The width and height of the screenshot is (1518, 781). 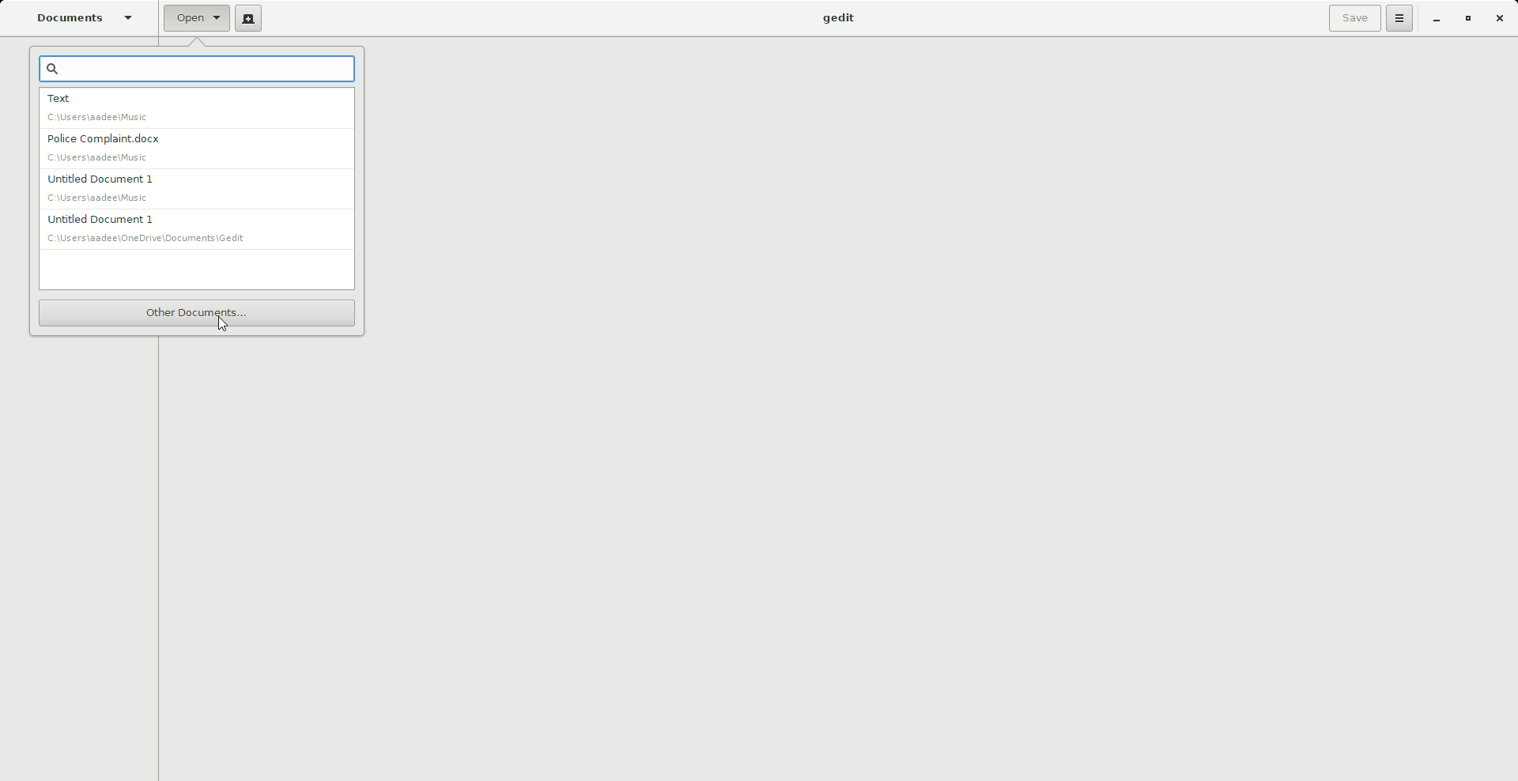 What do you see at coordinates (195, 191) in the screenshot?
I see `Untitled document 1` at bounding box center [195, 191].